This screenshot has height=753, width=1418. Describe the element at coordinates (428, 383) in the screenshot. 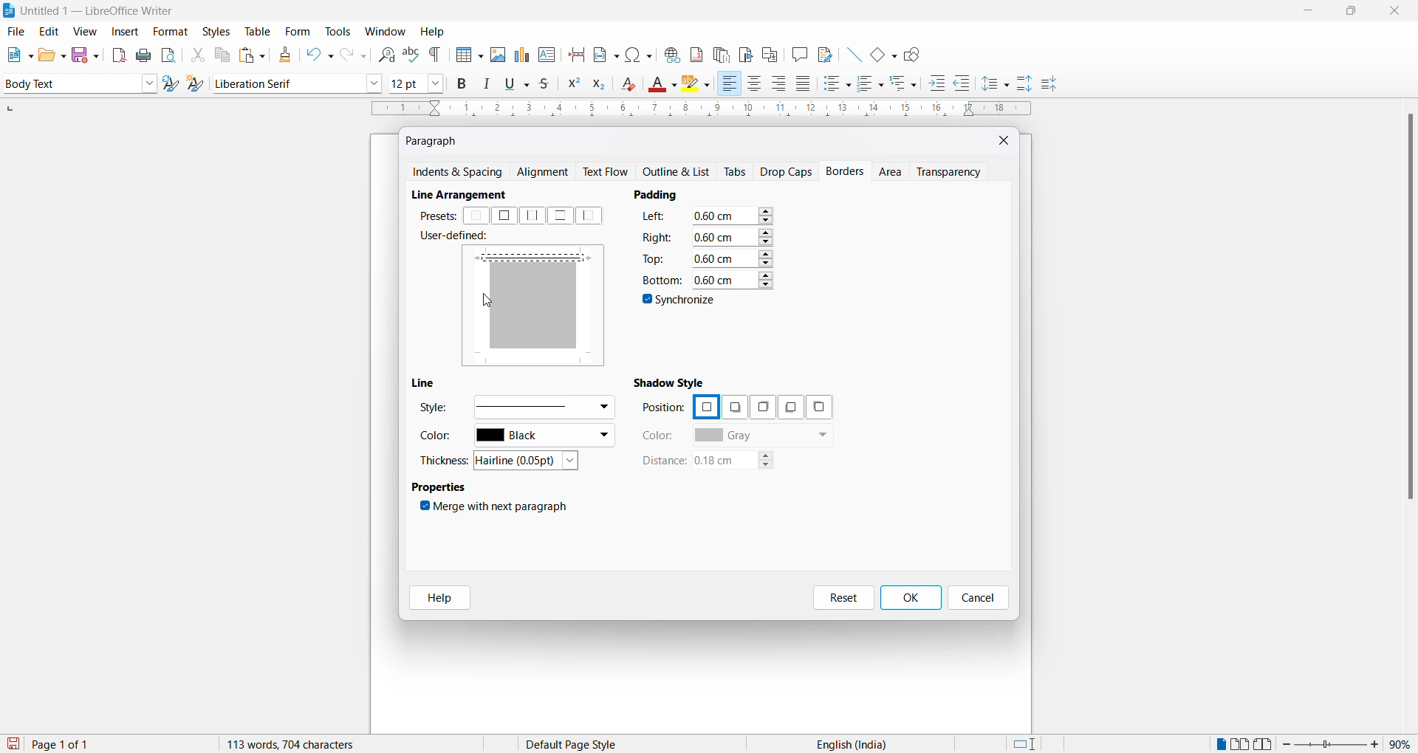

I see `line` at that location.